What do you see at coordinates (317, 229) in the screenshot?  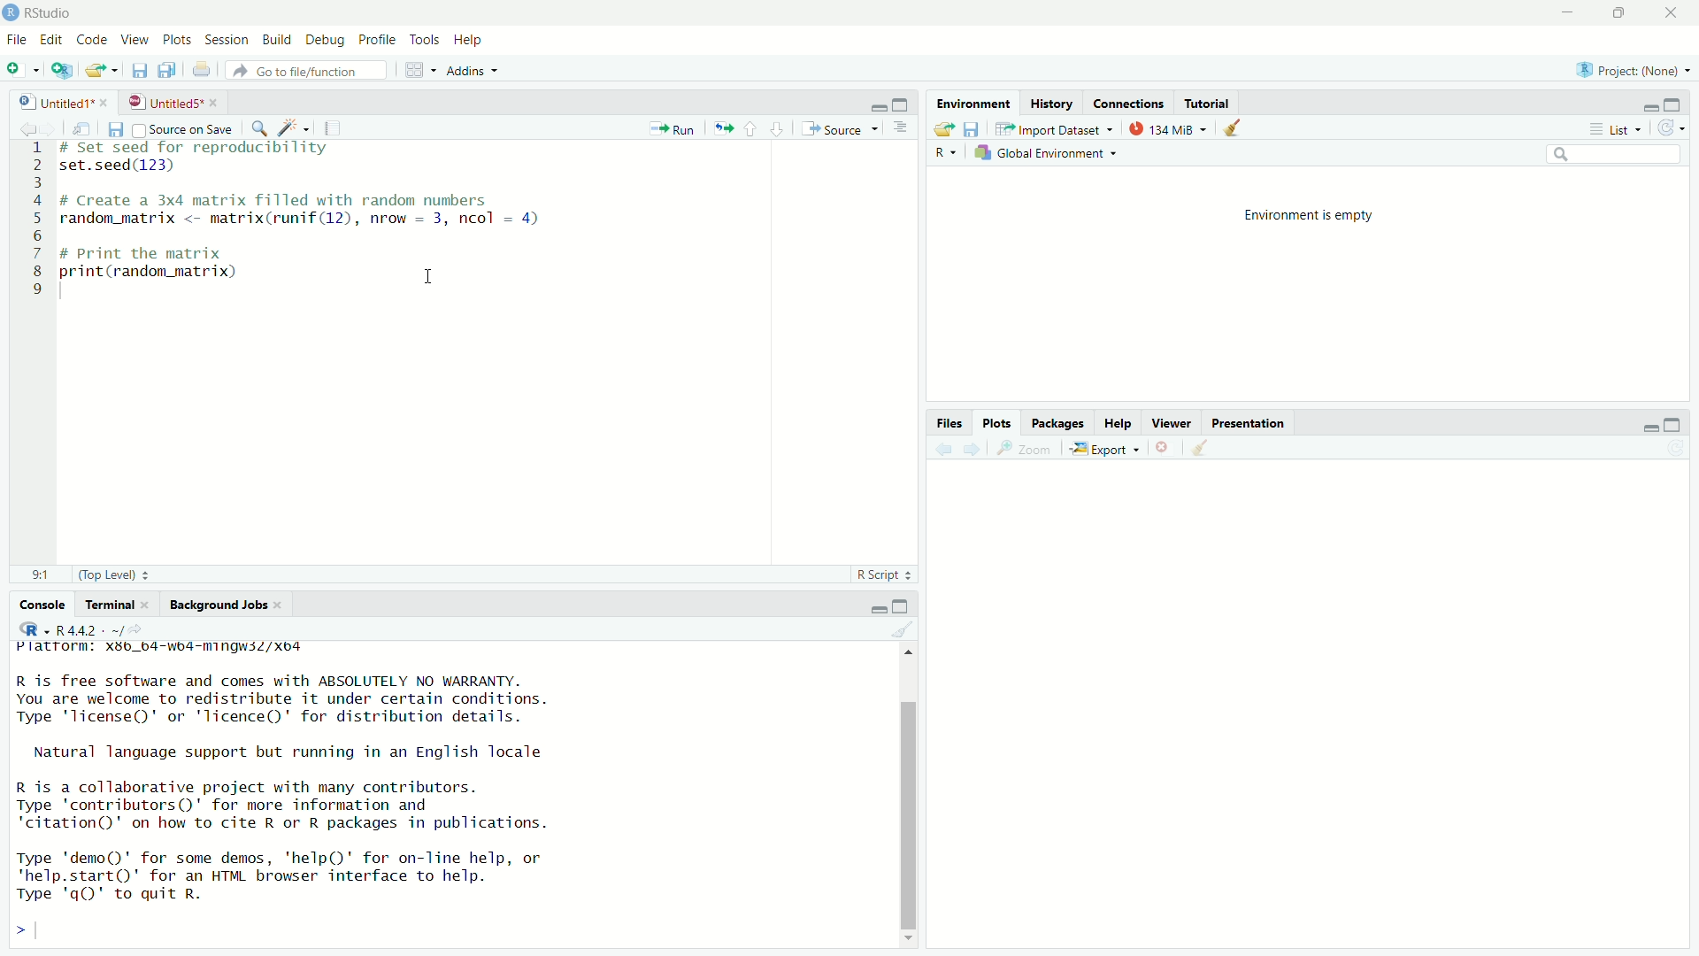 I see `1 # Set seed for reproducibility

2 set.seed(123)

3

4 # Create a 3x4 matrix filled with random numbers

5 random_matrix <- matrix(runif(12), nrow = 3, ncol = 4)
6

7 # Print the matrix

8 print(random_matrix) 1

9` at bounding box center [317, 229].